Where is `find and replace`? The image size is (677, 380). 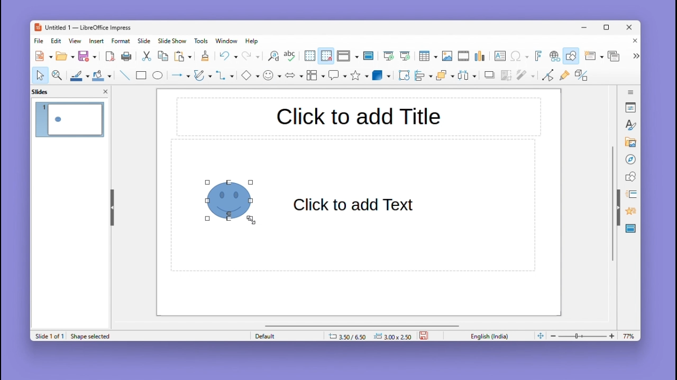
find and replace is located at coordinates (272, 56).